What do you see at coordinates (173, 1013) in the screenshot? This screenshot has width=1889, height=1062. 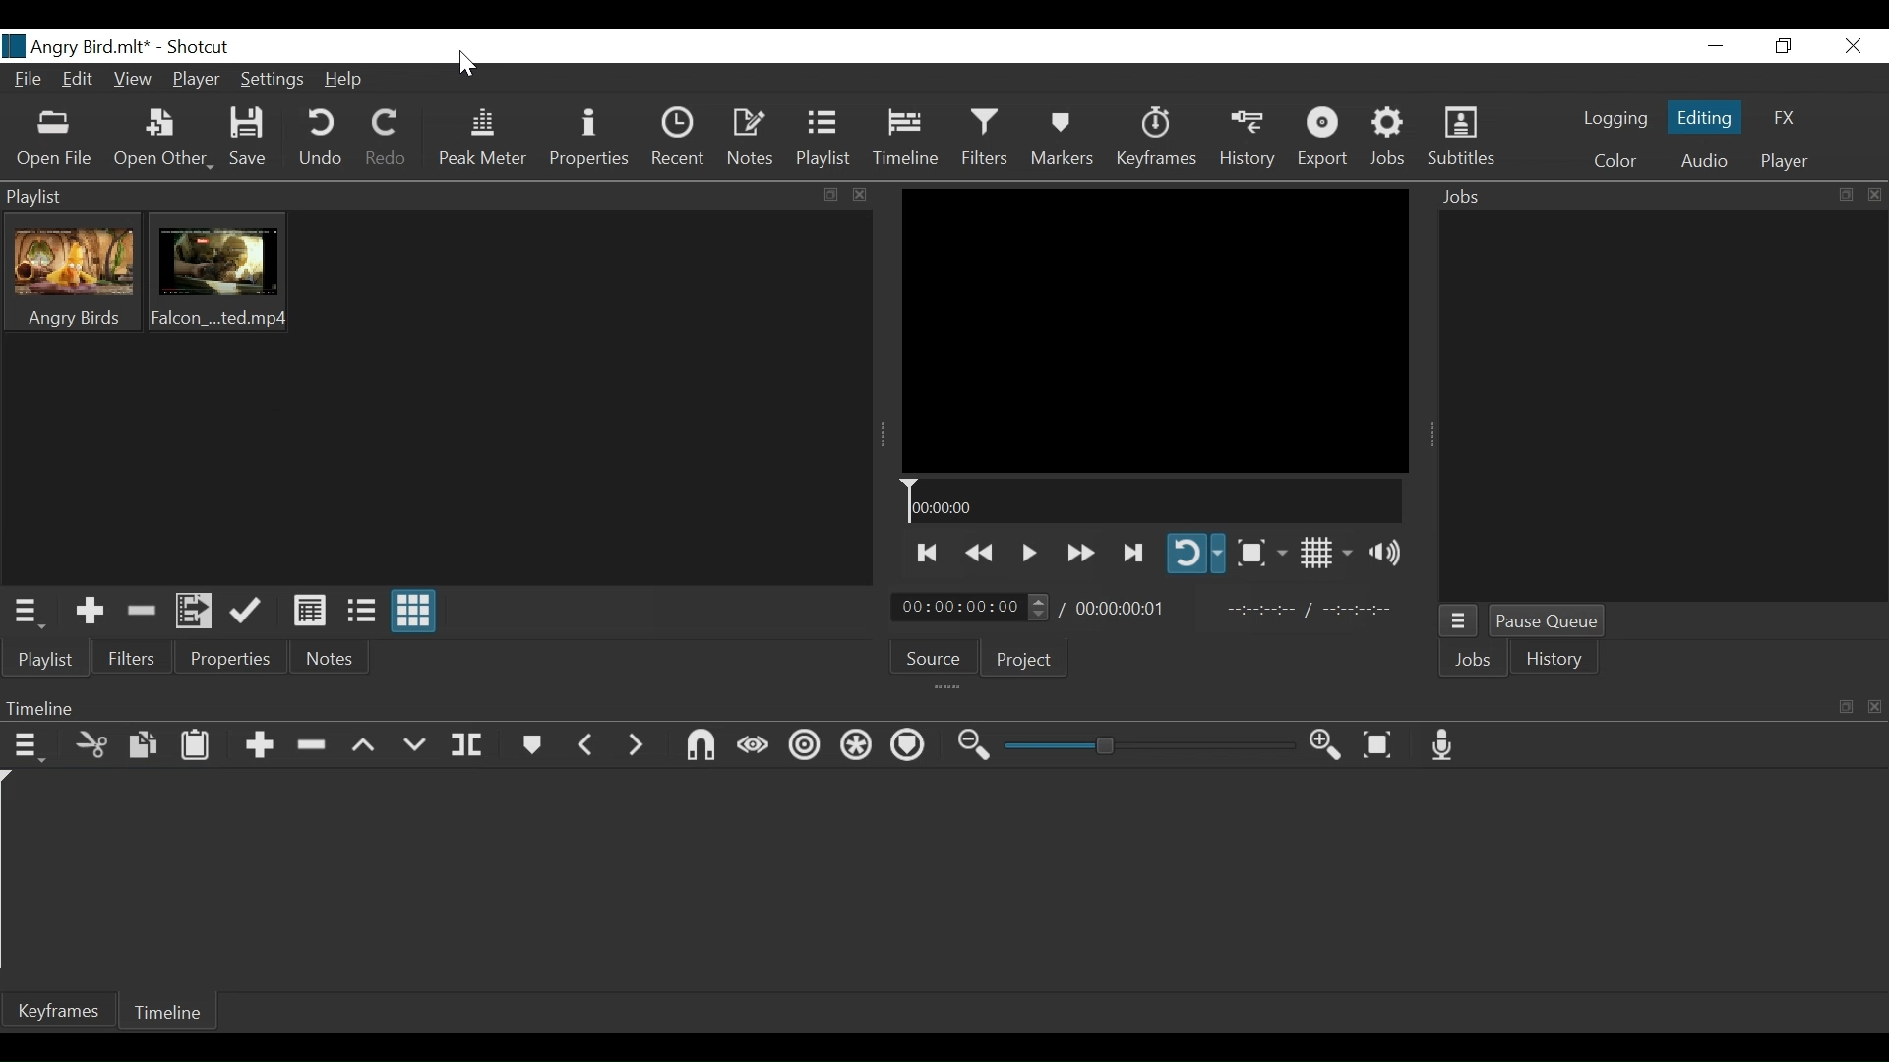 I see `Timeline` at bounding box center [173, 1013].